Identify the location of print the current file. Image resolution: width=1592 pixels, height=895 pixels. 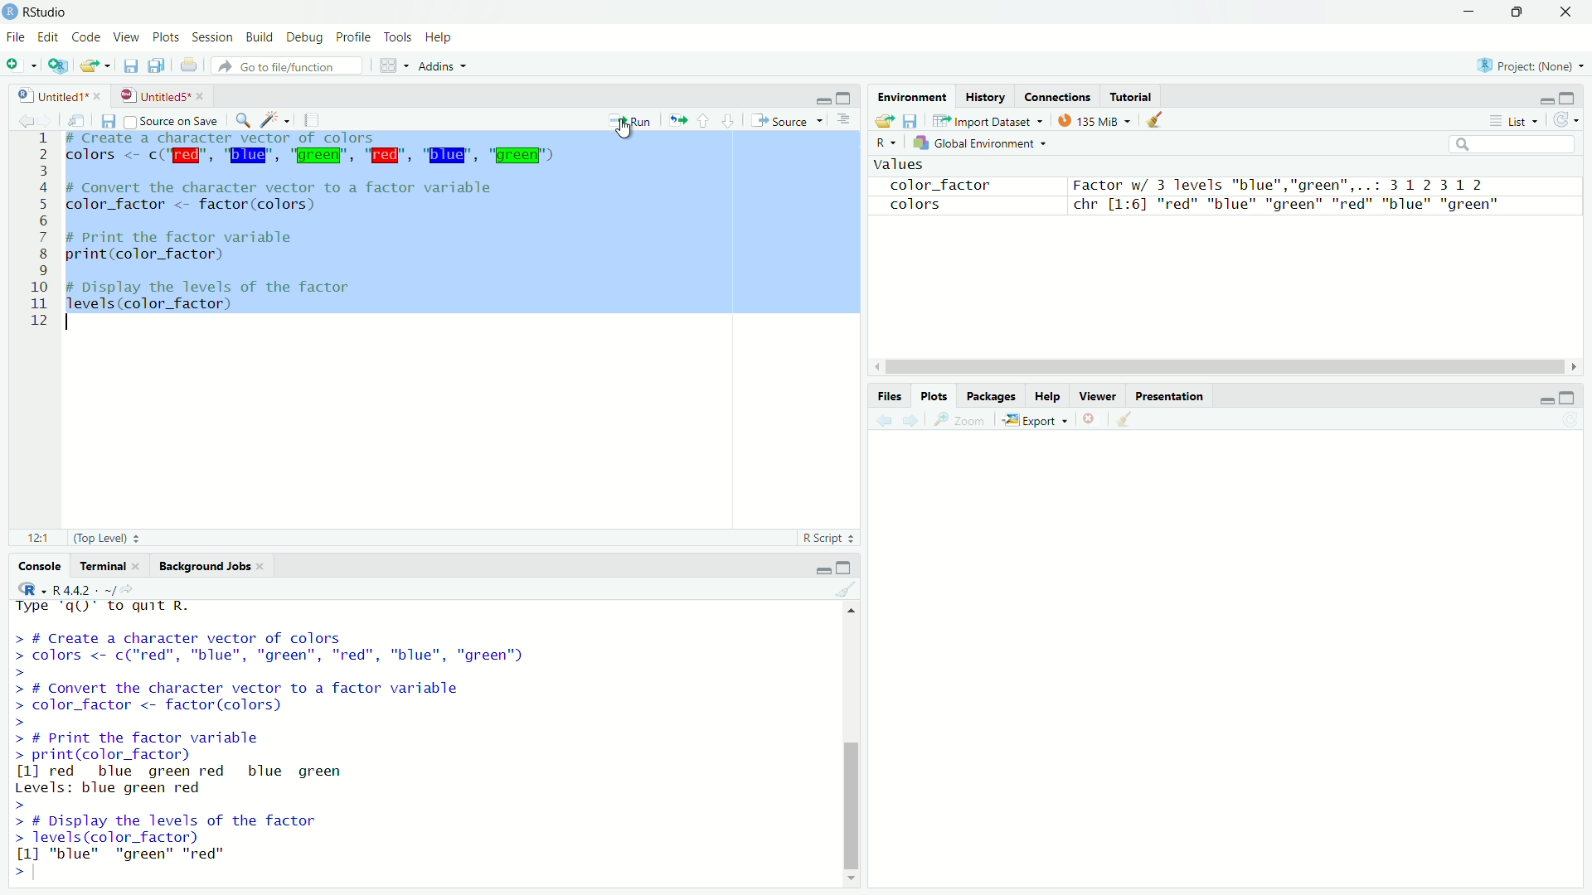
(189, 65).